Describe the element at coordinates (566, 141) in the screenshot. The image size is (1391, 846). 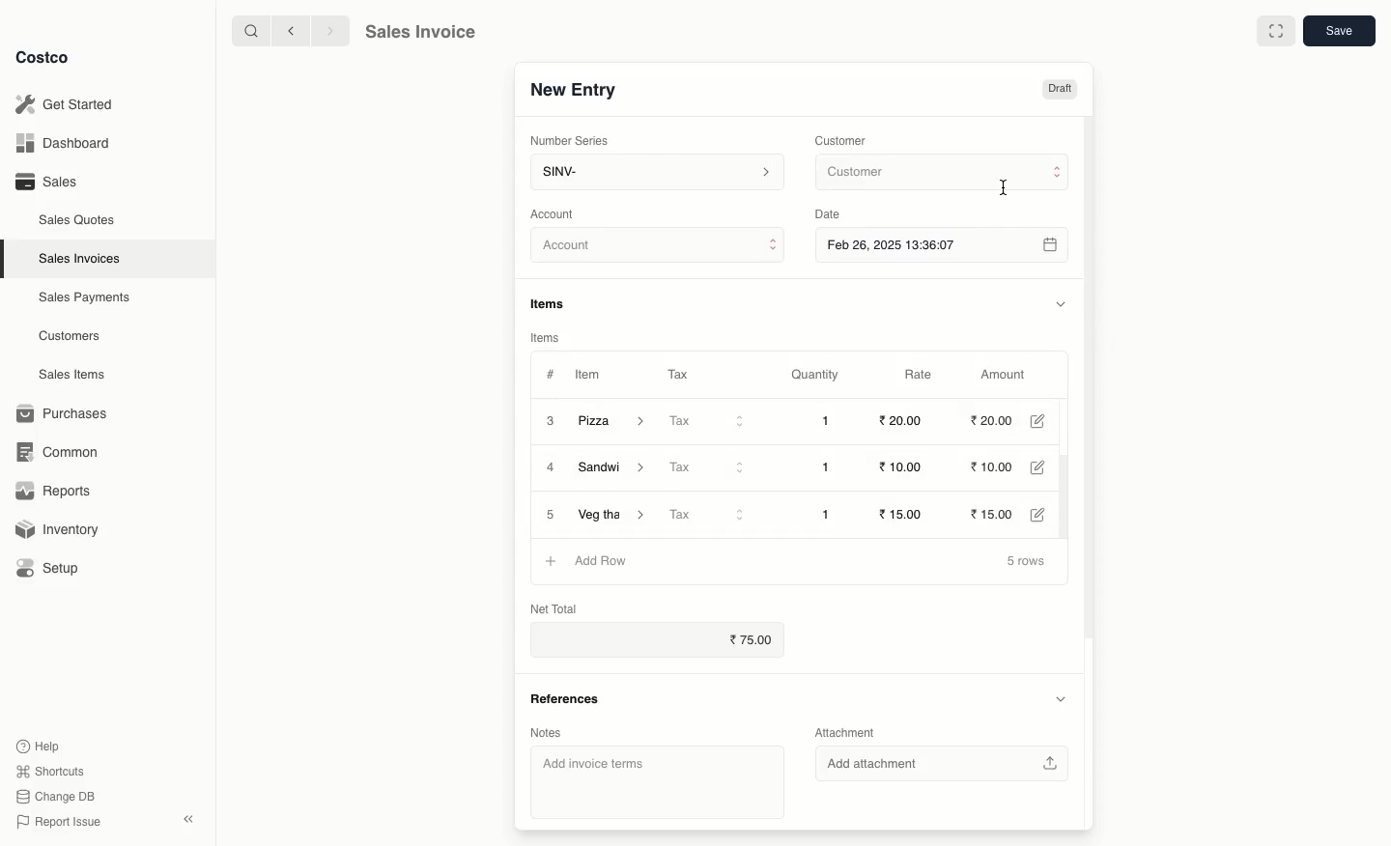
I see `‘Number Series` at that location.